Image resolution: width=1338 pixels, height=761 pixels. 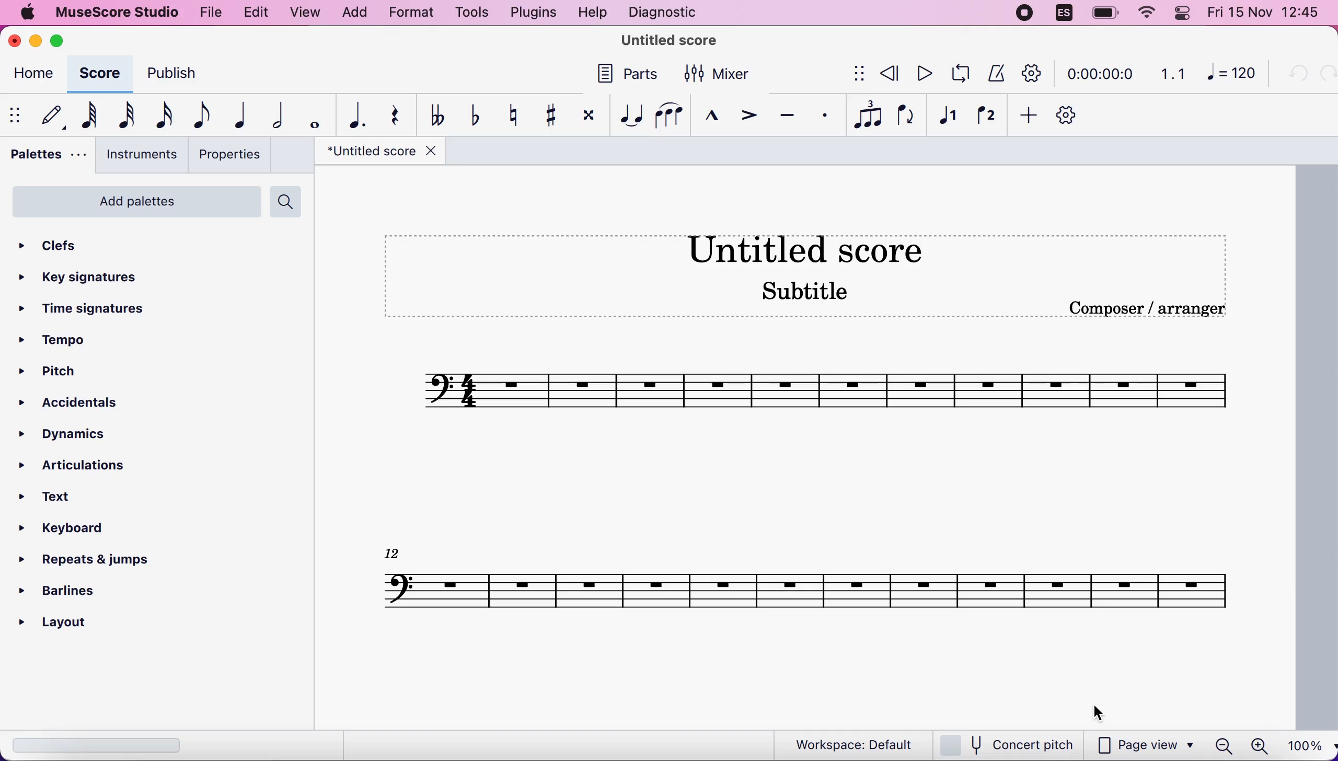 I want to click on tules, so click(x=867, y=113).